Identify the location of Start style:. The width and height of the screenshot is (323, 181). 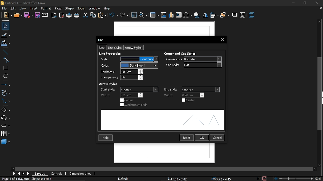
(107, 89).